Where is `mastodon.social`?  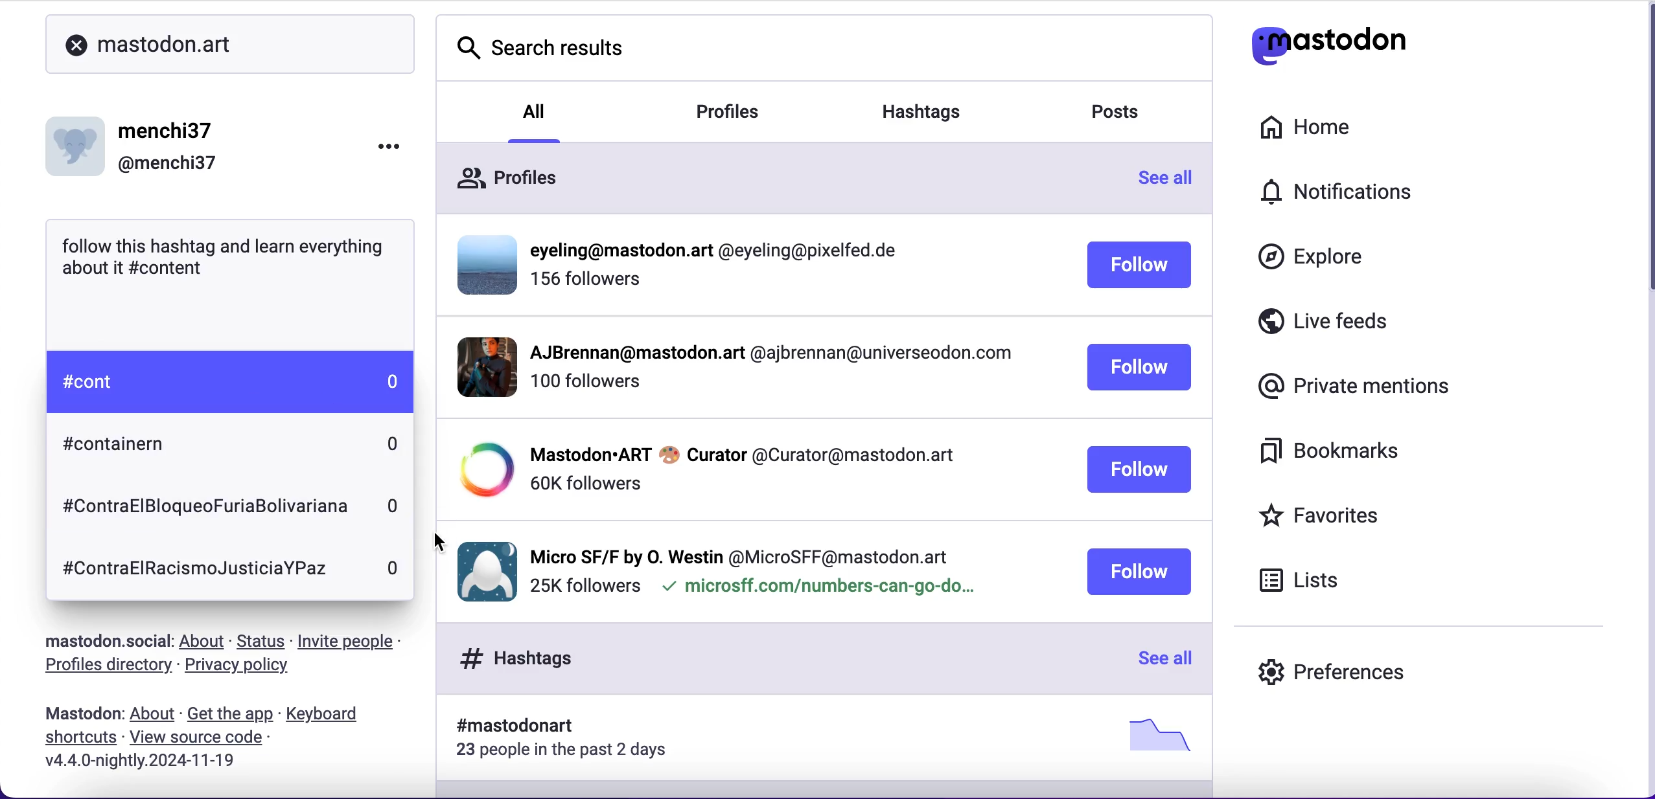
mastodon.social is located at coordinates (101, 639).